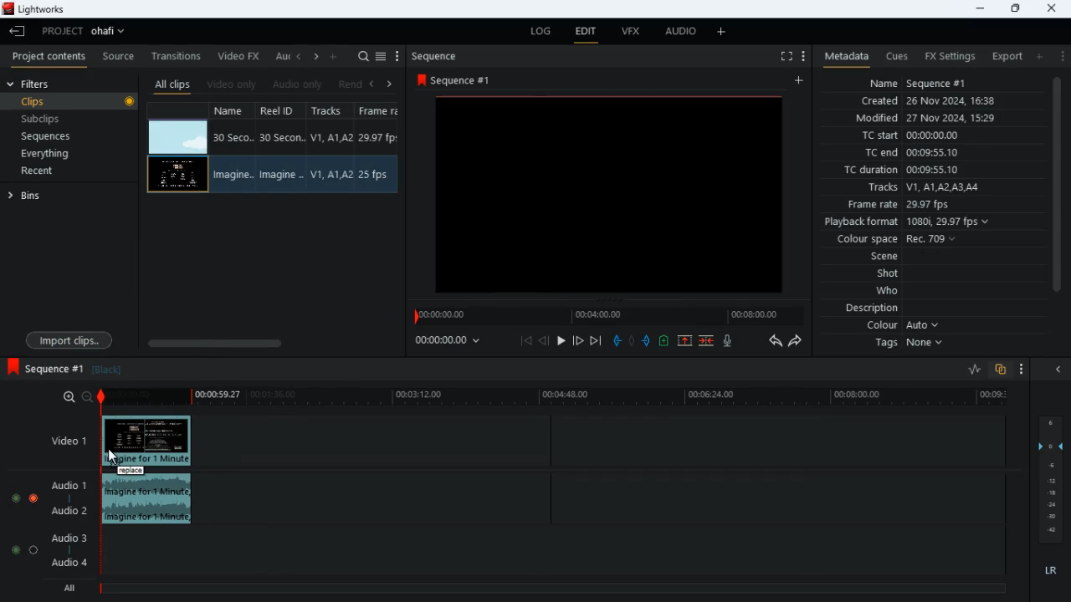 The height and width of the screenshot is (602, 1071). I want to click on video fx, so click(239, 57).